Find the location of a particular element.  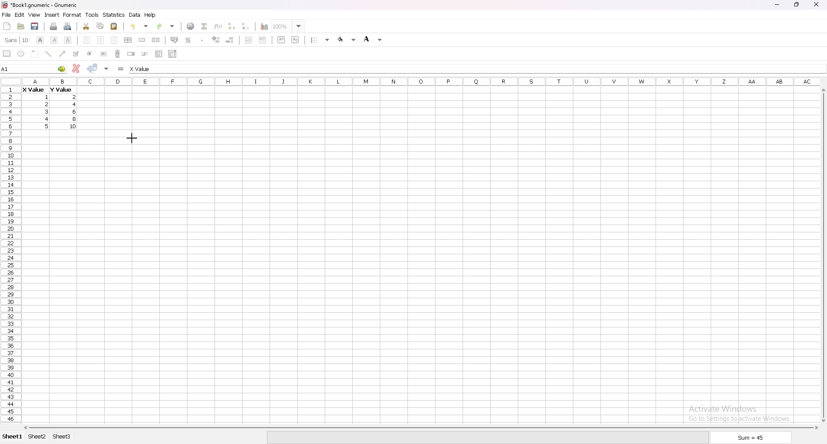

increase indent is located at coordinates (263, 40).